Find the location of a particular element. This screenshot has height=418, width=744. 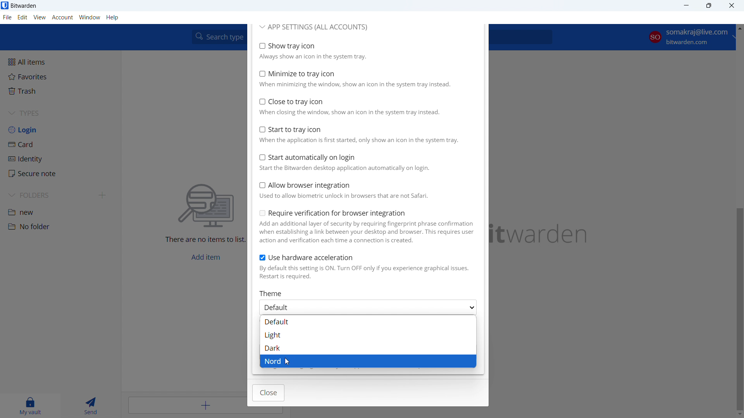

app settings for all accounts is located at coordinates (314, 27).